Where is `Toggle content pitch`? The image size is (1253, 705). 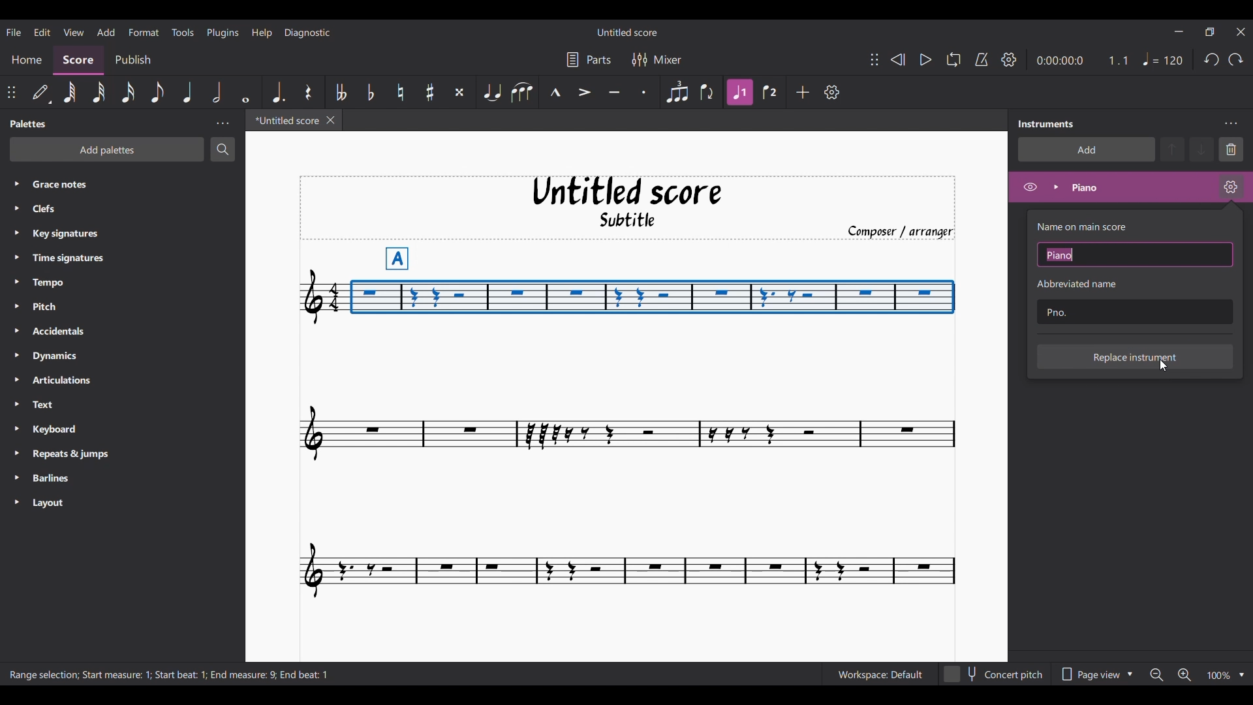 Toggle content pitch is located at coordinates (995, 674).